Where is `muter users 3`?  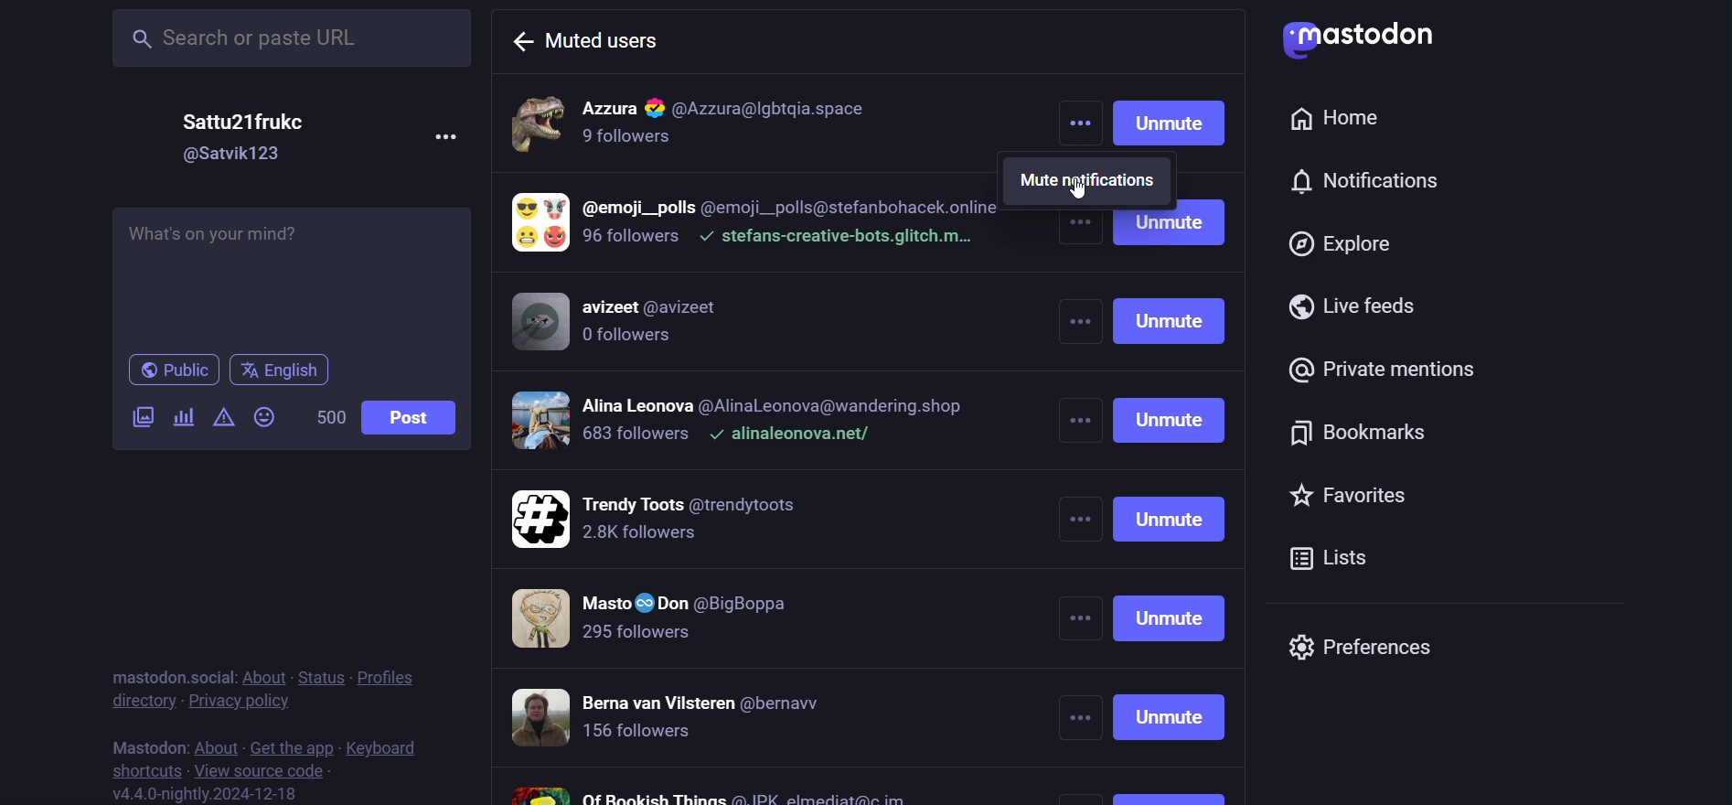
muter users 3 is located at coordinates (634, 322).